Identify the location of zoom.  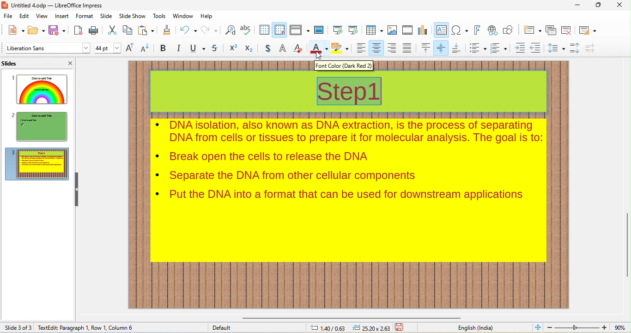
(588, 327).